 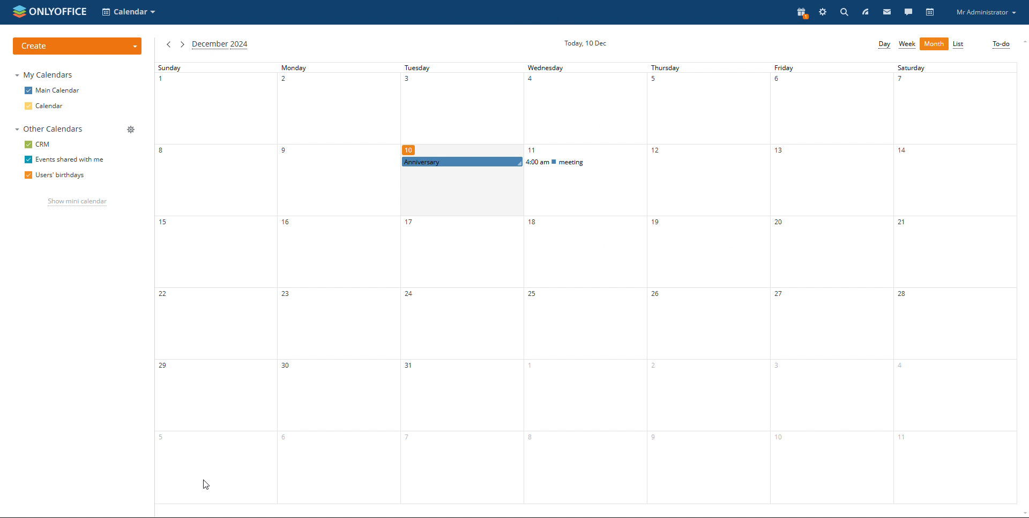 What do you see at coordinates (585, 109) in the screenshot?
I see `wednesday` at bounding box center [585, 109].